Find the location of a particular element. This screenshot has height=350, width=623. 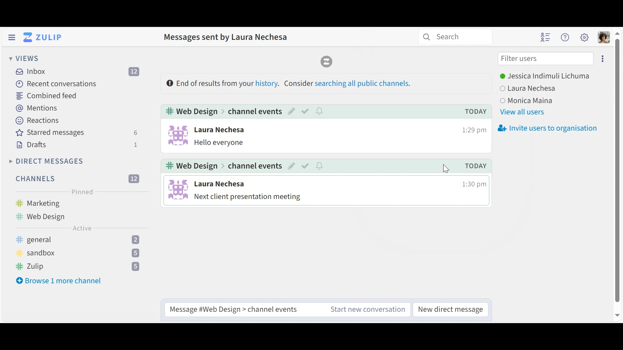

Filter users is located at coordinates (545, 59).